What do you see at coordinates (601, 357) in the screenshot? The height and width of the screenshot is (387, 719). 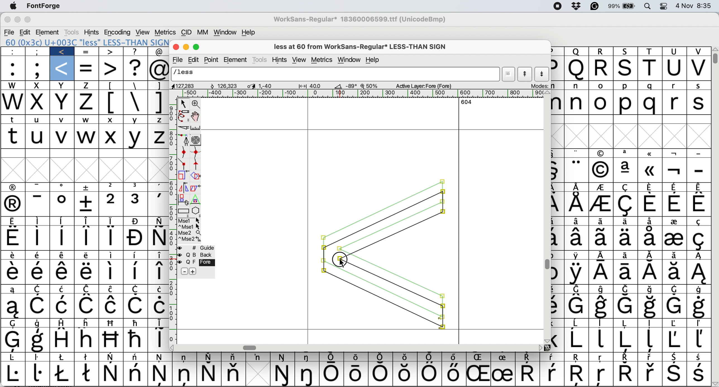 I see `Symbol` at bounding box center [601, 357].